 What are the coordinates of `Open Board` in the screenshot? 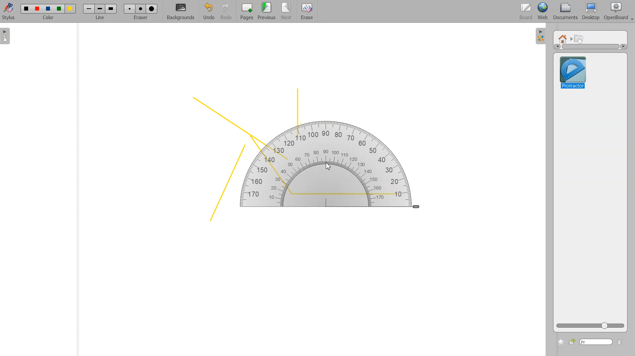 It's located at (618, 12).